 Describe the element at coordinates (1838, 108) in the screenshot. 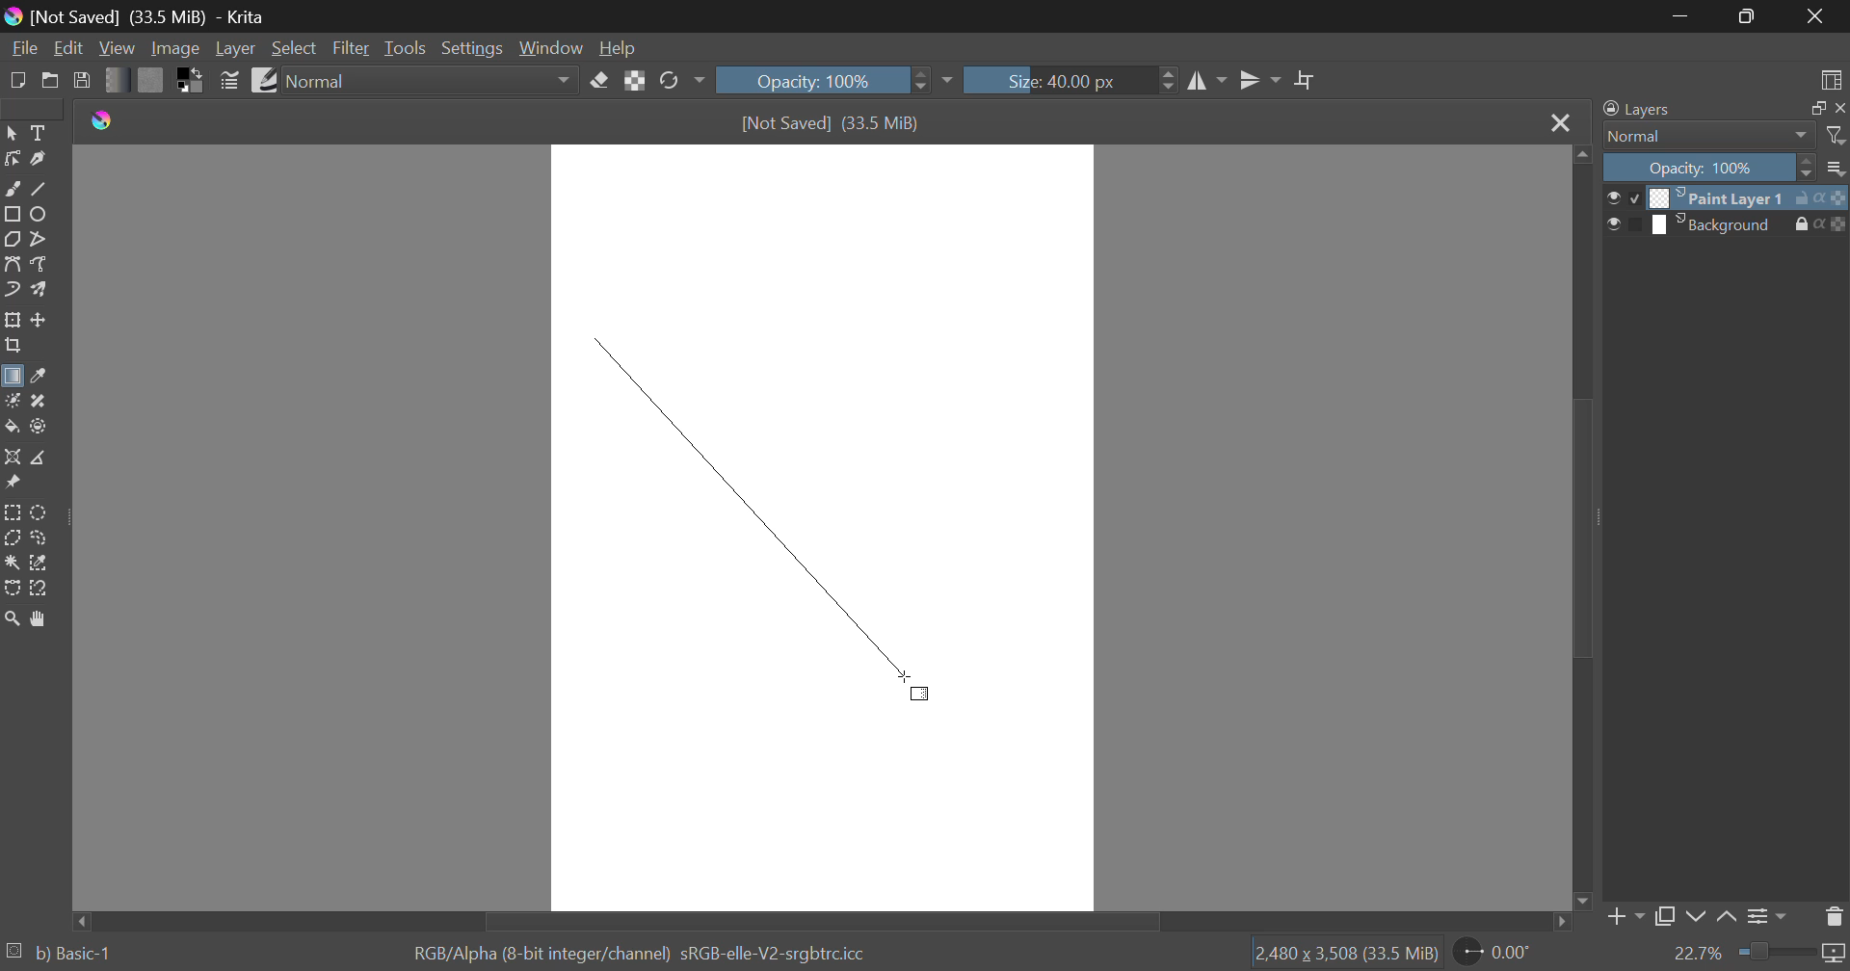

I see `close` at that location.